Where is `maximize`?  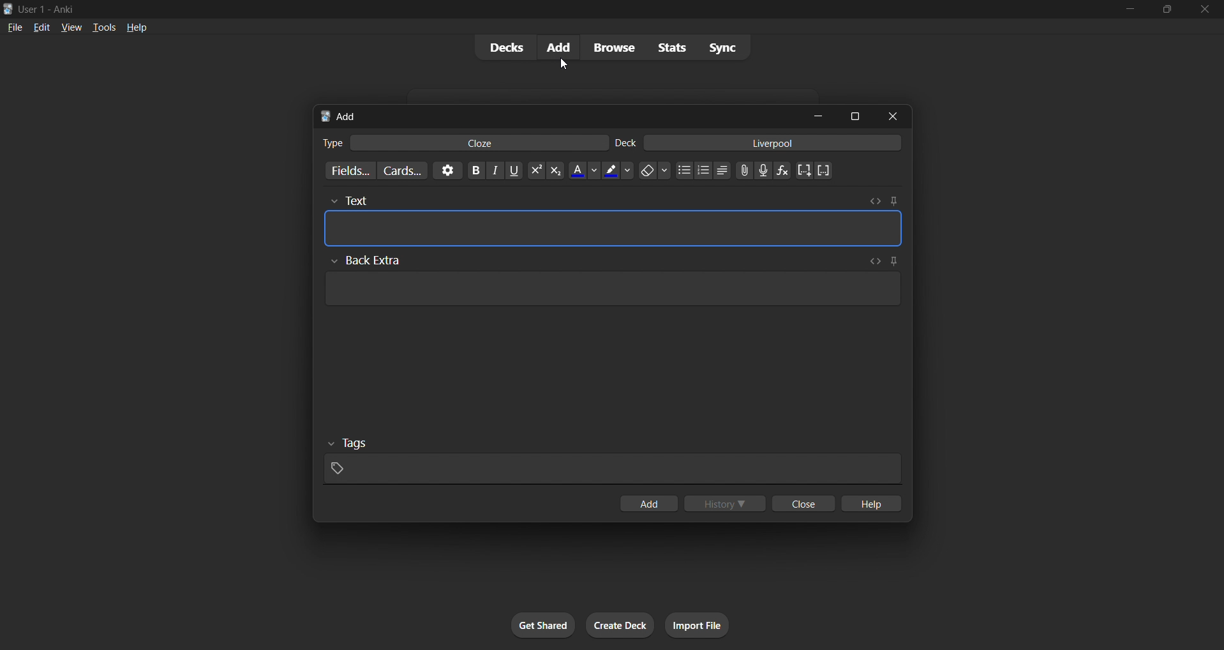
maximize is located at coordinates (851, 116).